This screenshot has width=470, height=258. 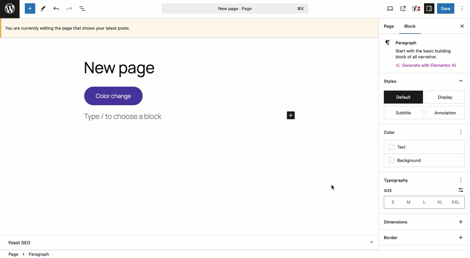 What do you see at coordinates (399, 180) in the screenshot?
I see `Typography` at bounding box center [399, 180].